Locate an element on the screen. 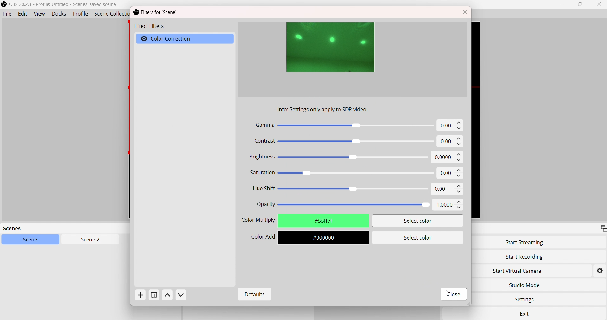  Minimize is located at coordinates (562, 4).